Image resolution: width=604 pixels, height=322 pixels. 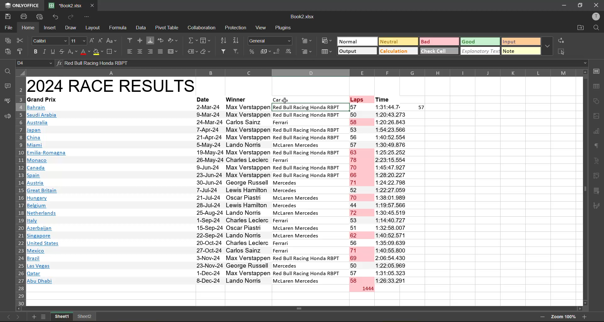 What do you see at coordinates (284, 27) in the screenshot?
I see `plugins` at bounding box center [284, 27].